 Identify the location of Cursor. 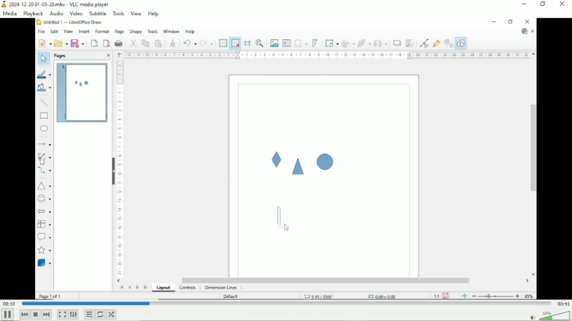
(42, 162).